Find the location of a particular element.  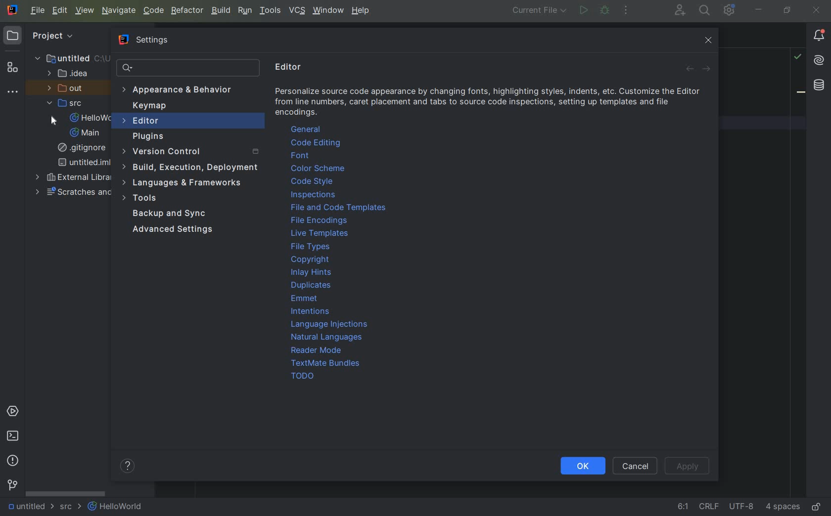

natural languages is located at coordinates (328, 338).